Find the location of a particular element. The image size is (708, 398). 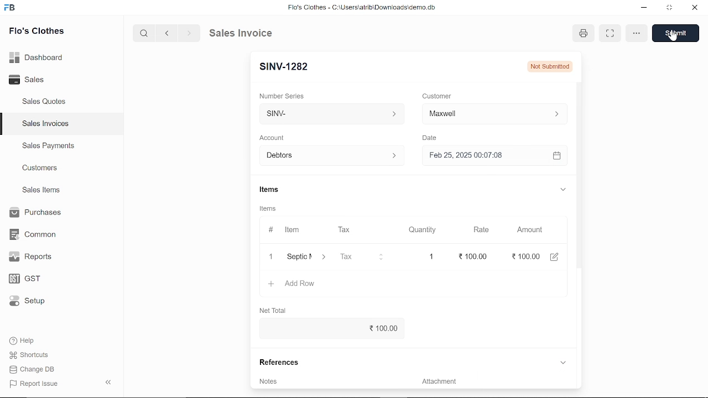

Rate is located at coordinates (470, 230).